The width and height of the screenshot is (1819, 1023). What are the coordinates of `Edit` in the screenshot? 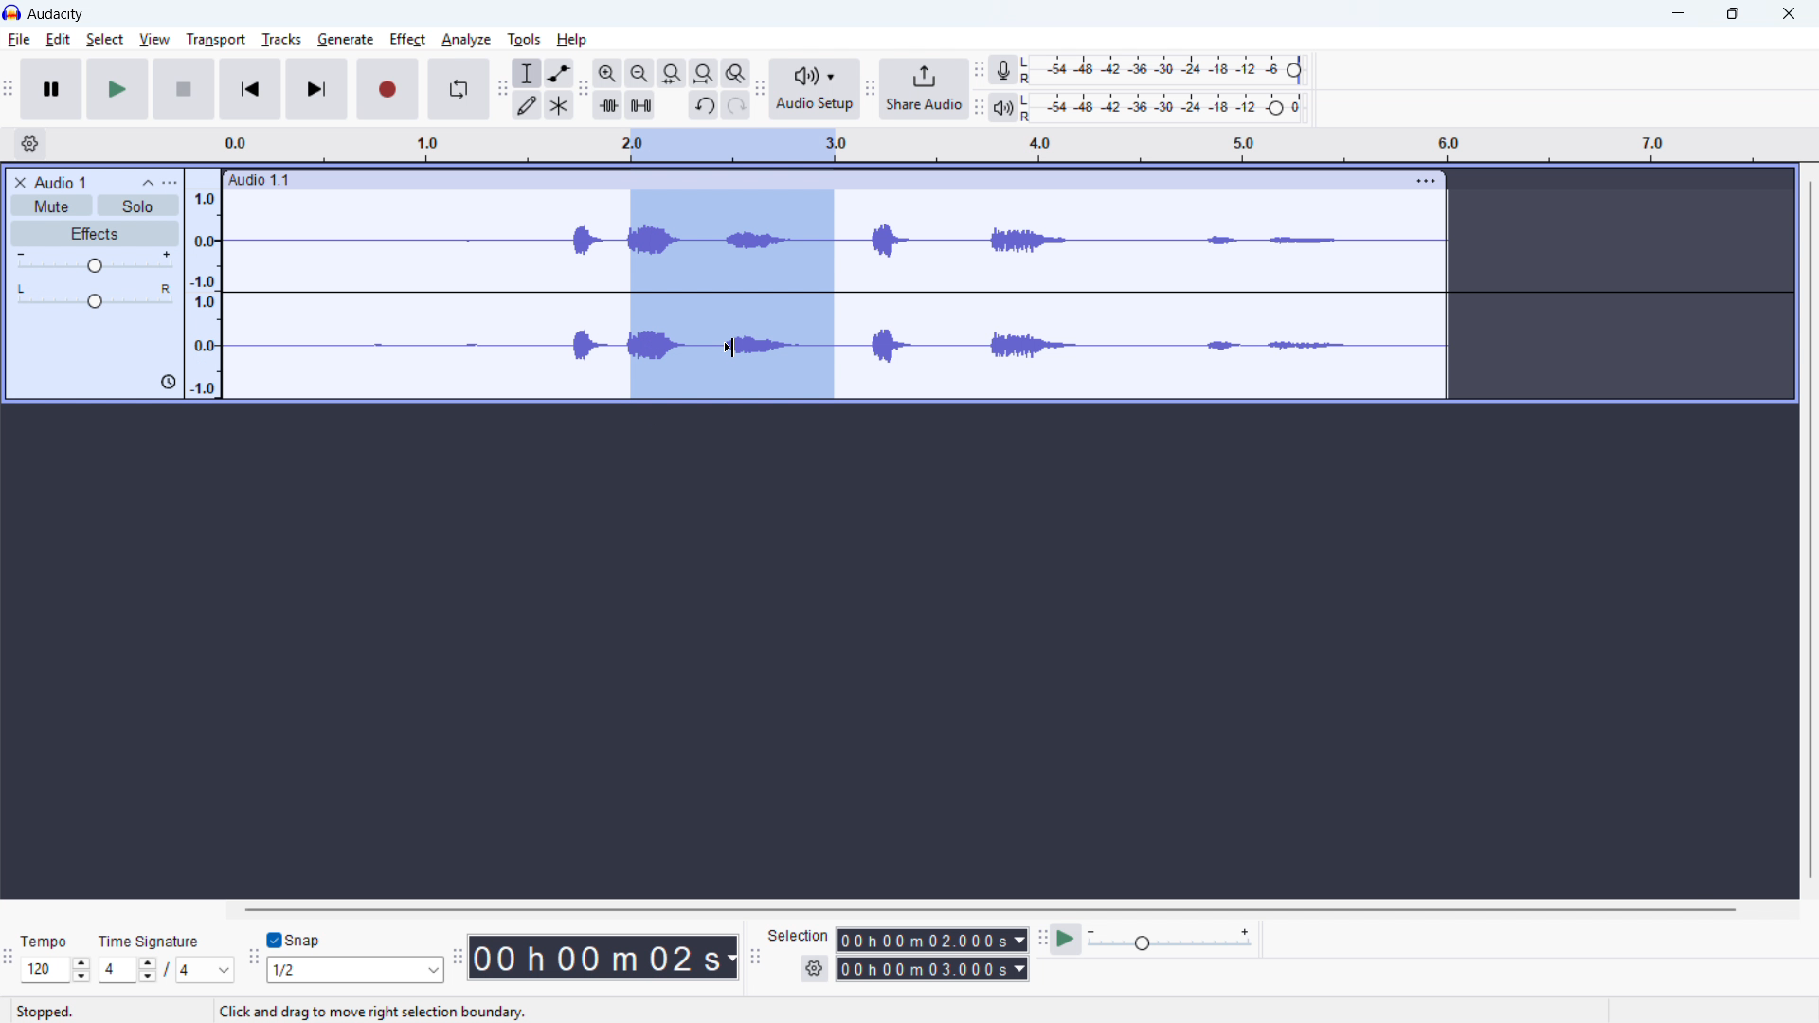 It's located at (57, 40).